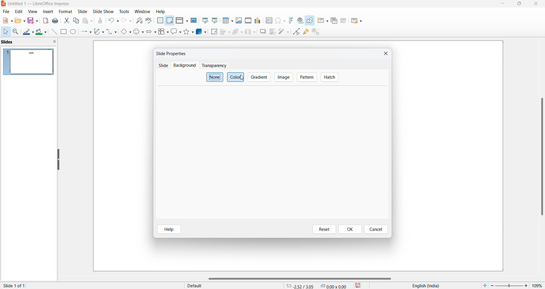 Image resolution: width=545 pixels, height=289 pixels. I want to click on text language, so click(424, 286).